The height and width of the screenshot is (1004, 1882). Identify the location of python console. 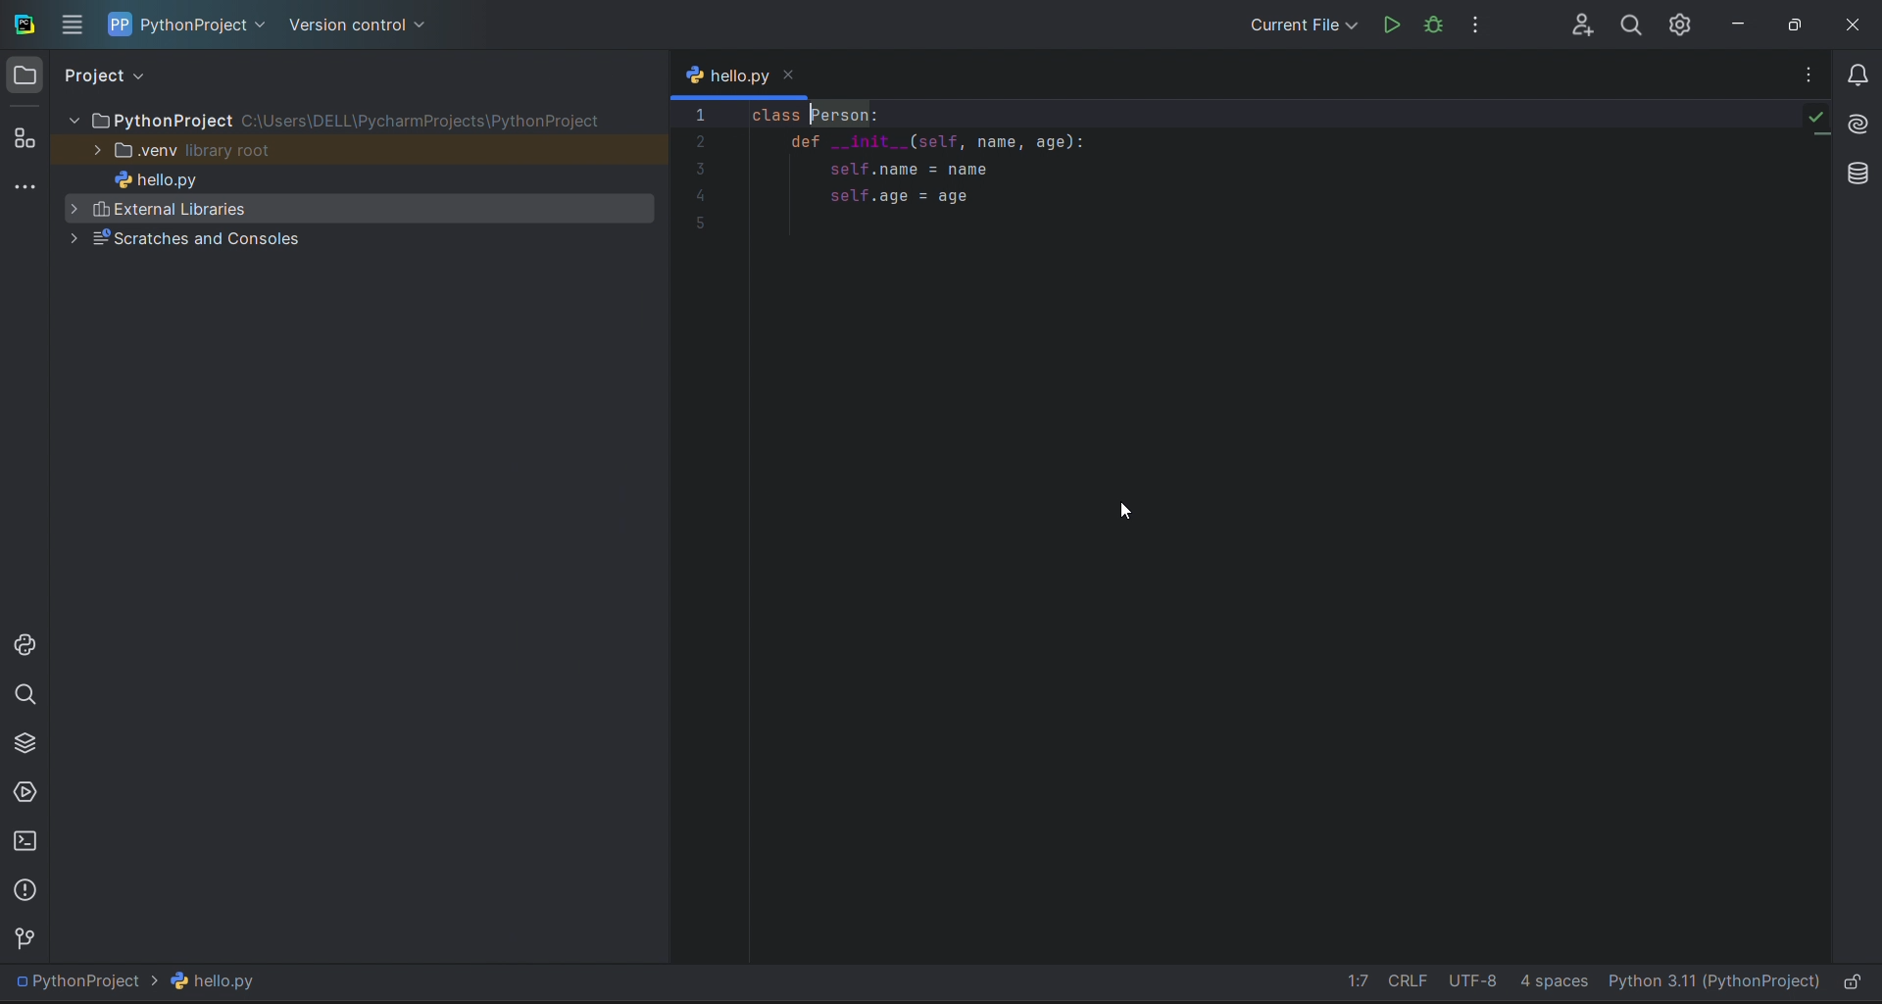
(25, 645).